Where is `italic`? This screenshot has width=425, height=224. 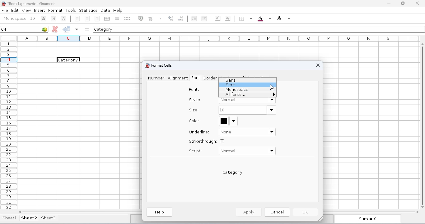 italic is located at coordinates (54, 19).